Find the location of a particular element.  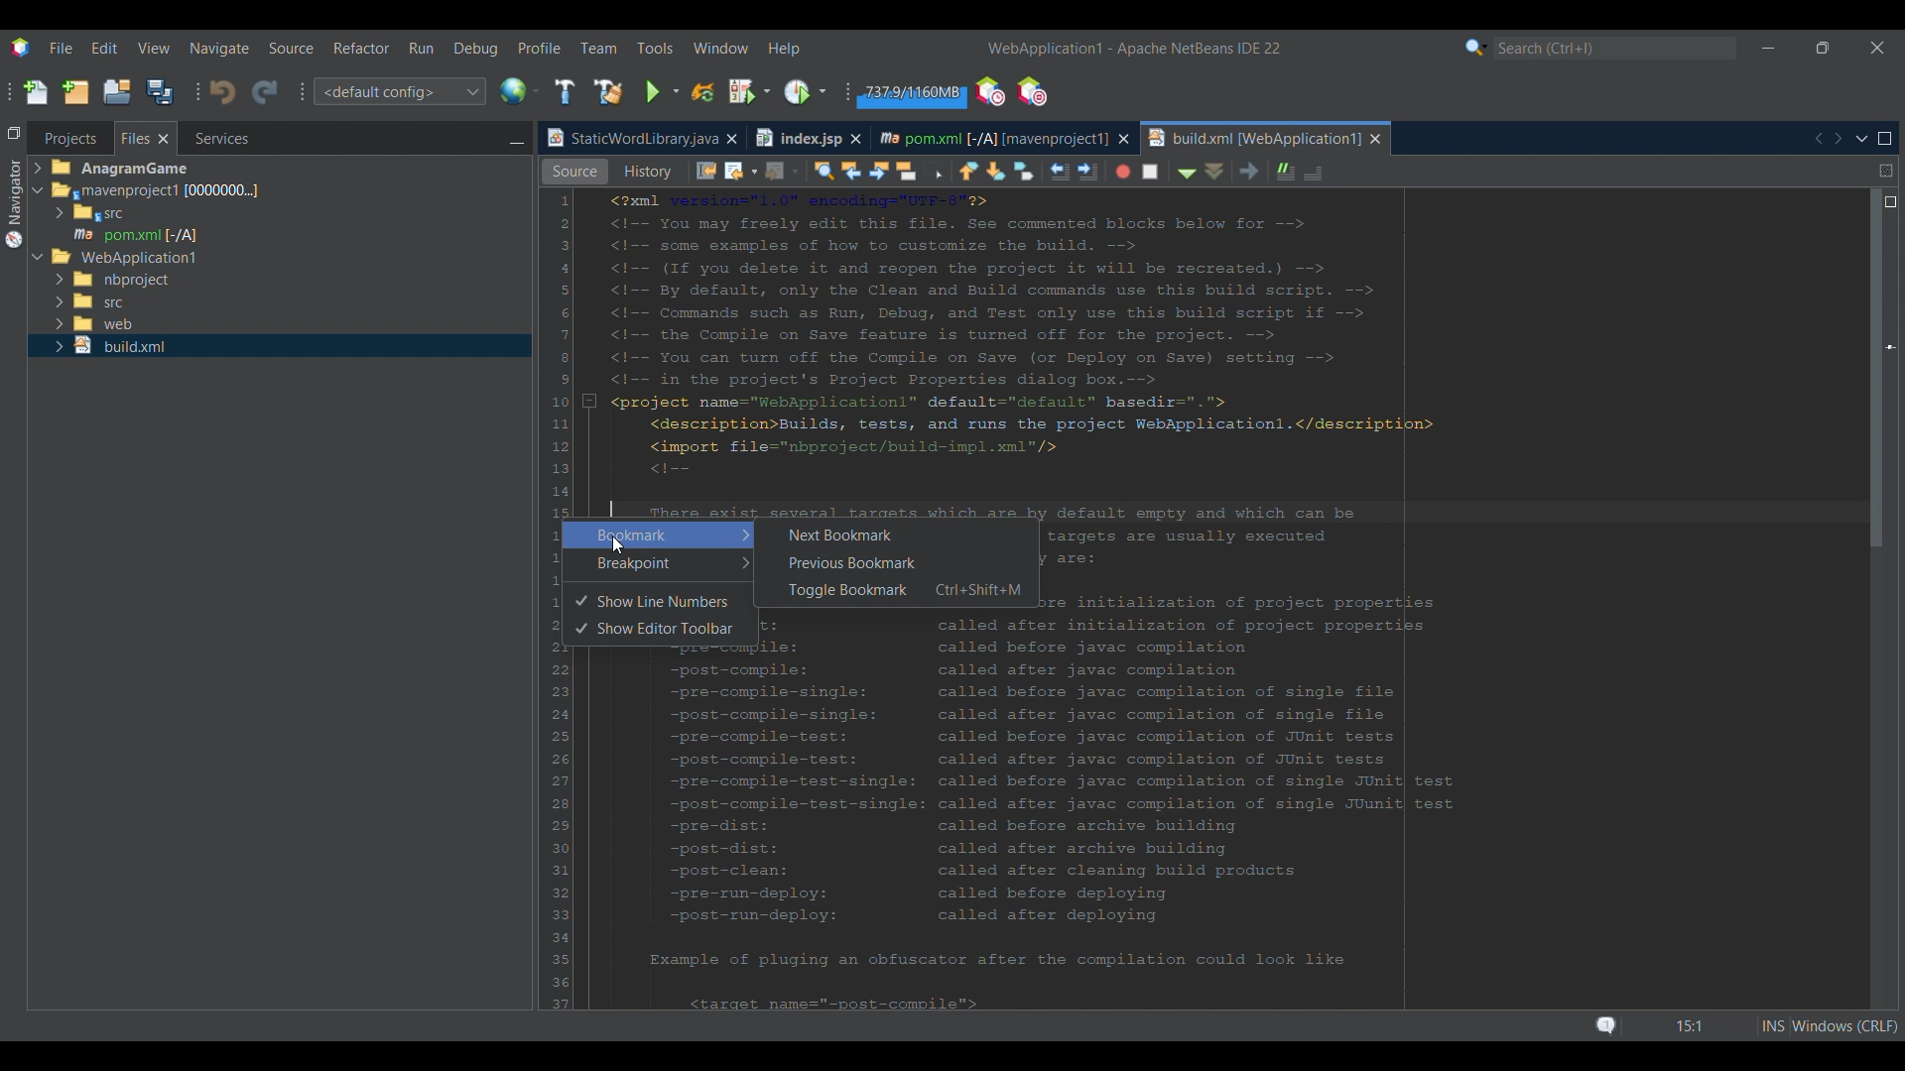

Profile the IDE is located at coordinates (991, 92).